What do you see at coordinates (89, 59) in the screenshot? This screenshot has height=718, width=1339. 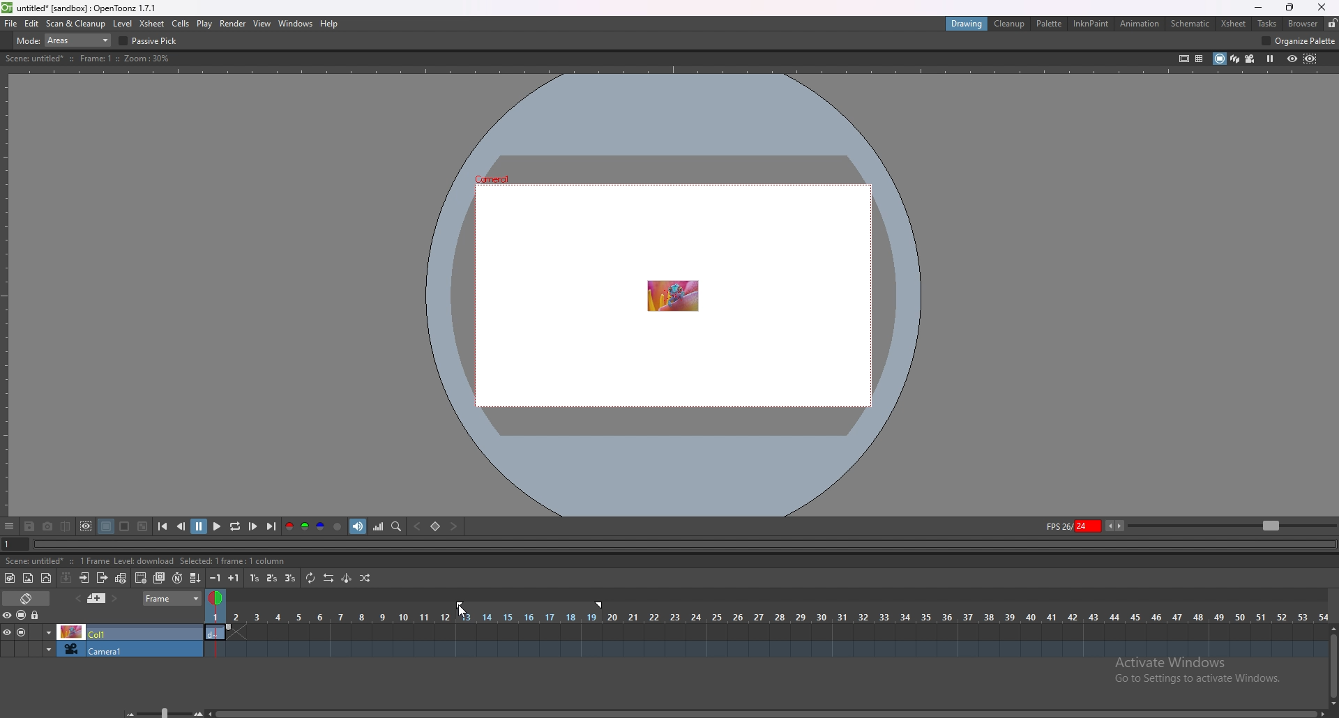 I see `description` at bounding box center [89, 59].